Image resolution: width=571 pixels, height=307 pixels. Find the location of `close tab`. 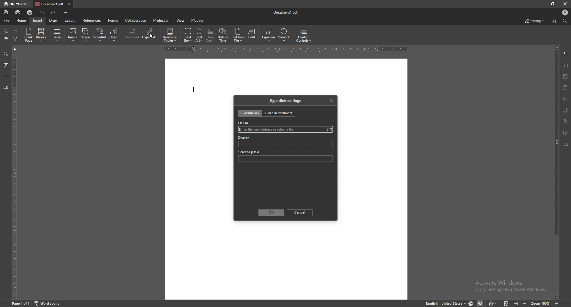

close tab is located at coordinates (69, 4).